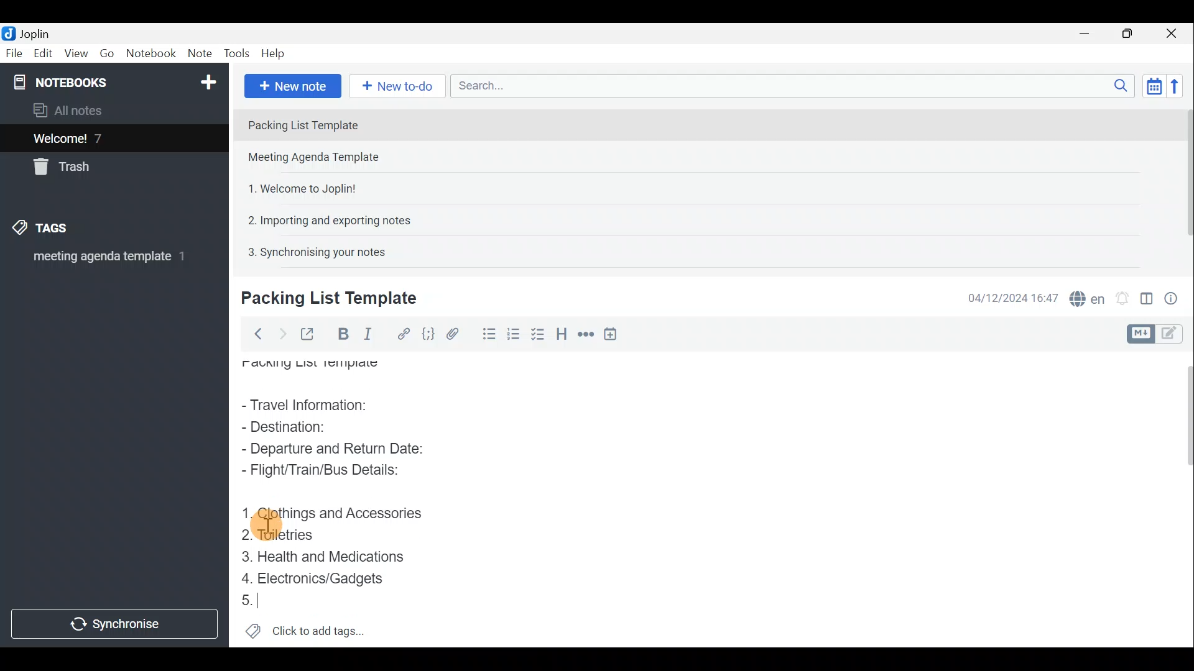 The image size is (1194, 671). What do you see at coordinates (335, 515) in the screenshot?
I see `Clothings and Accessories` at bounding box center [335, 515].